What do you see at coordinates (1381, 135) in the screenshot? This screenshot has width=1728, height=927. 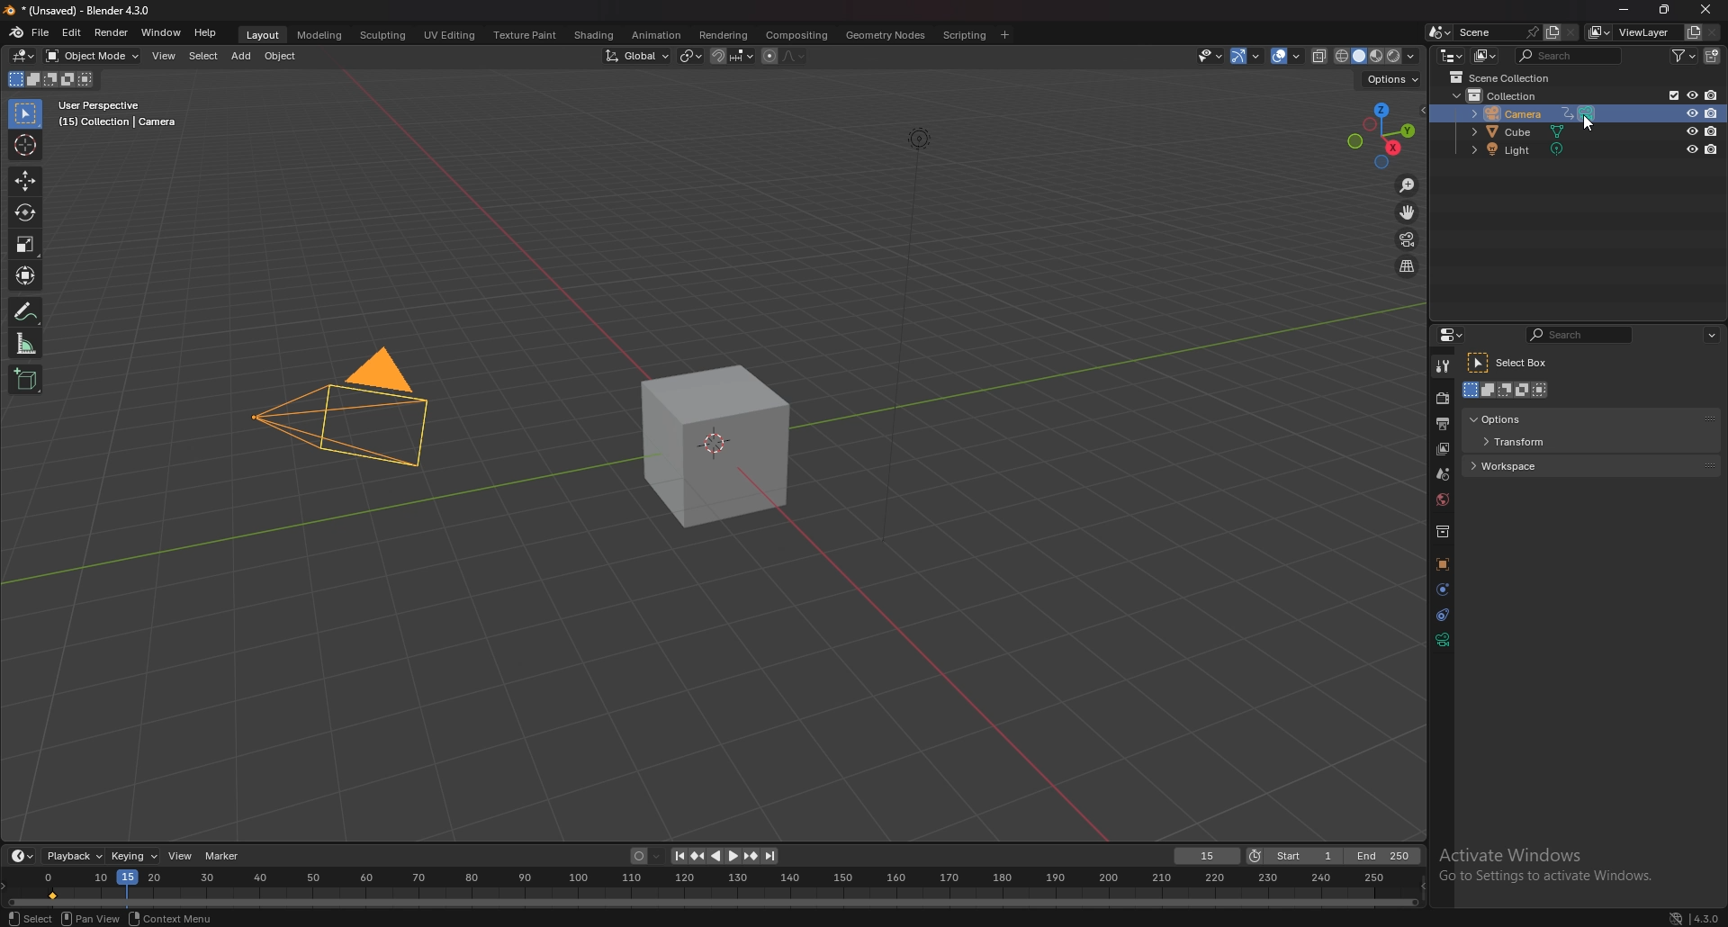 I see `preset viewpoint` at bounding box center [1381, 135].